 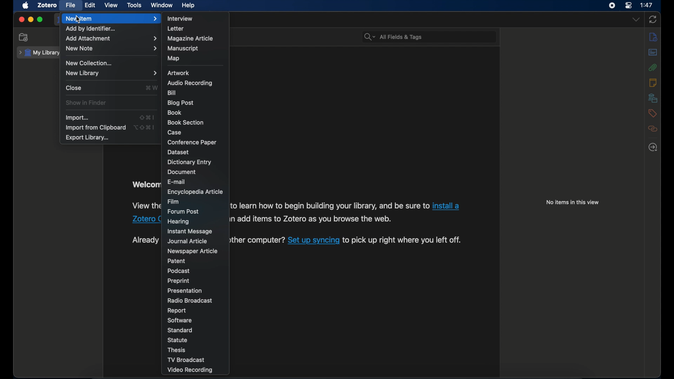 I want to click on add items to Zotero as you browse the web., so click(x=311, y=219).